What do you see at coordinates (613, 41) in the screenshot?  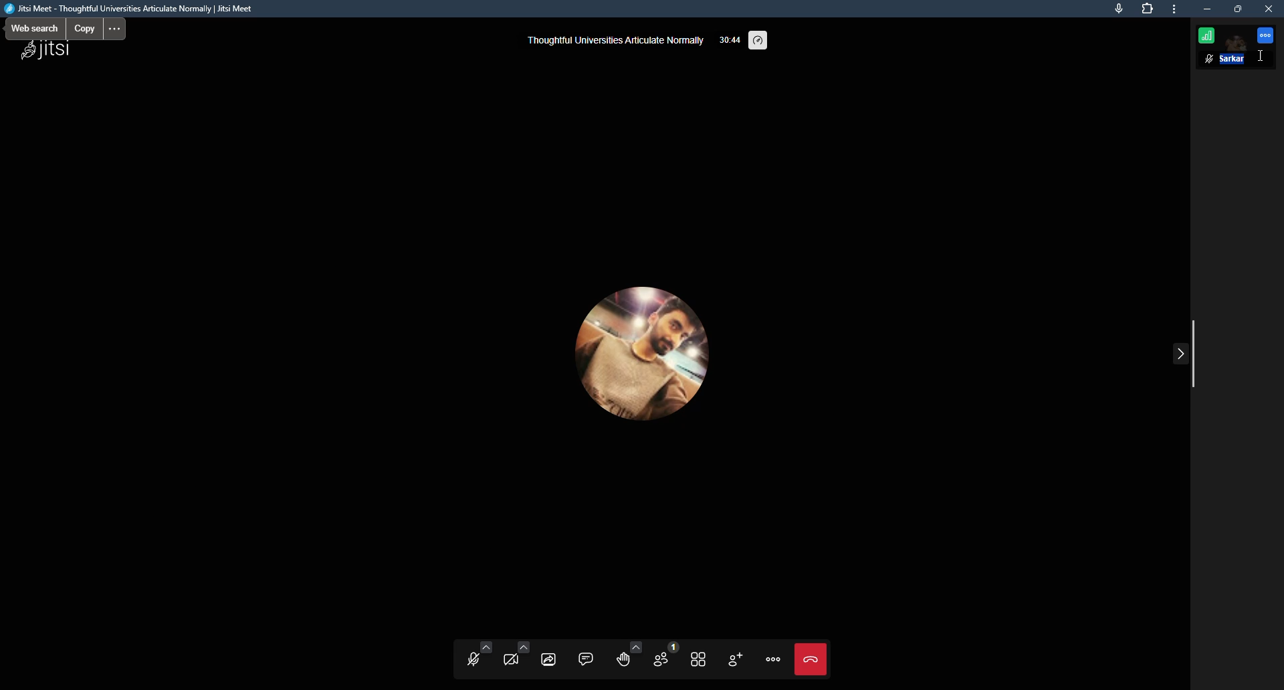 I see `thoughtful universities articulate normally` at bounding box center [613, 41].